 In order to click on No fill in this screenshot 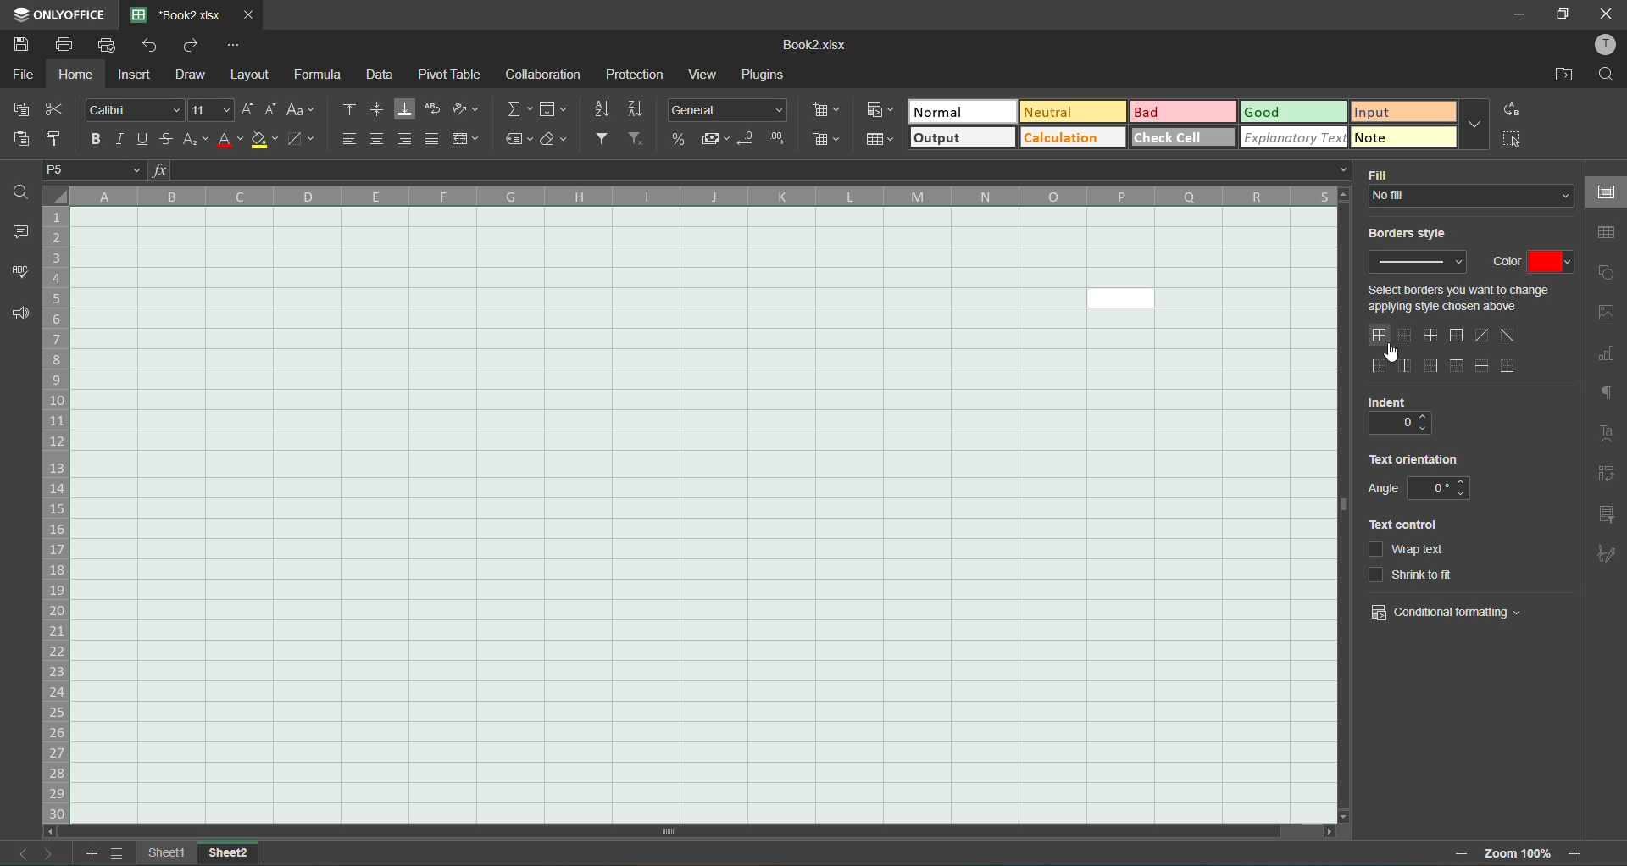, I will do `click(1469, 195)`.